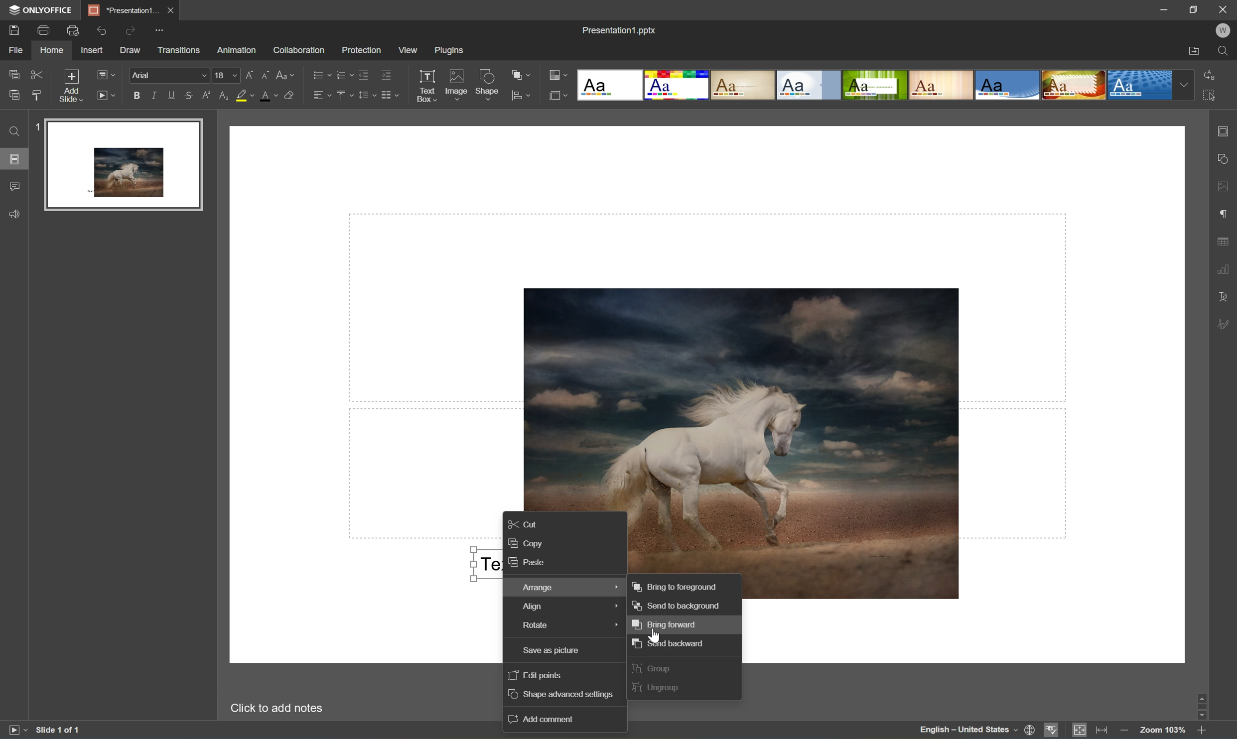  What do you see at coordinates (1102, 731) in the screenshot?
I see `Fit to width` at bounding box center [1102, 731].